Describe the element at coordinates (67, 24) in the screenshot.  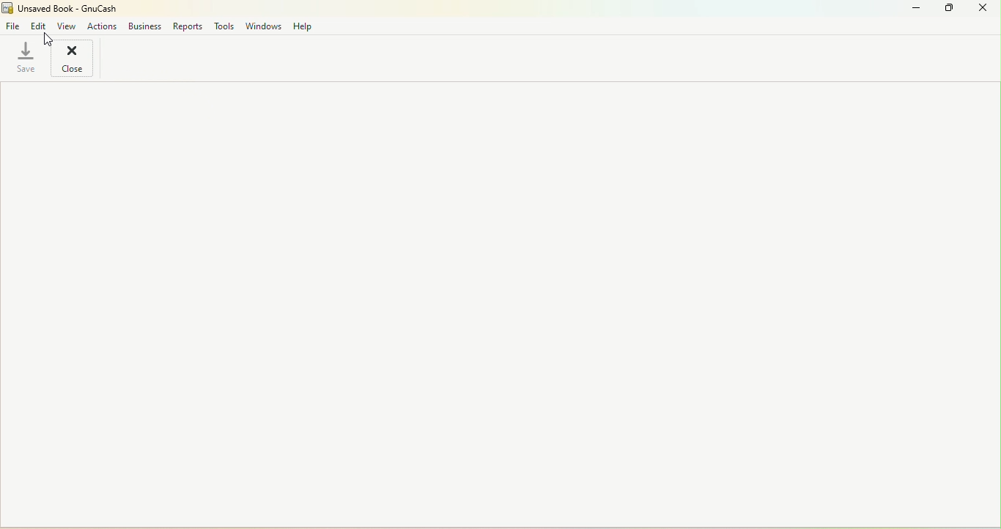
I see `View` at that location.